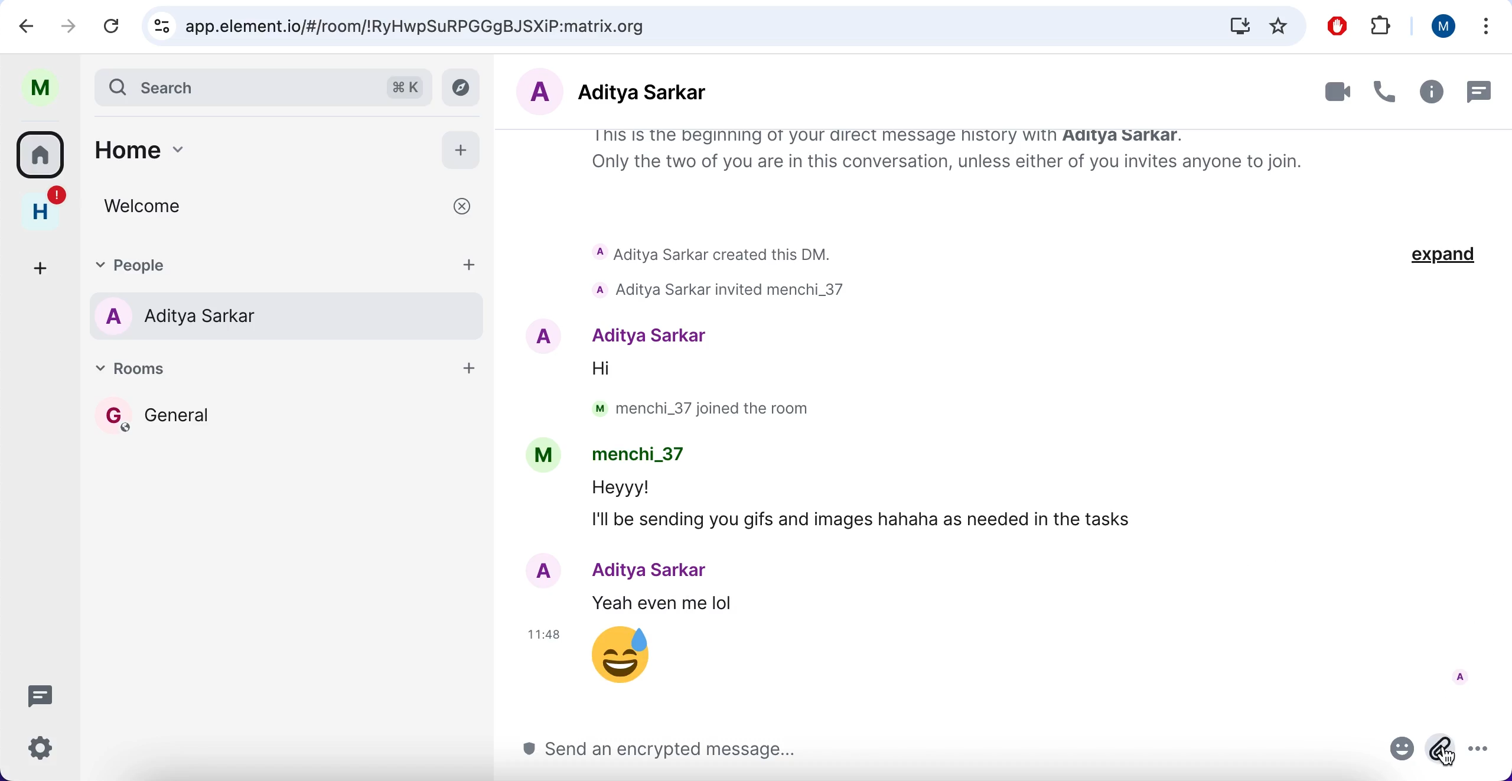  Describe the element at coordinates (722, 27) in the screenshot. I see `google search` at that location.